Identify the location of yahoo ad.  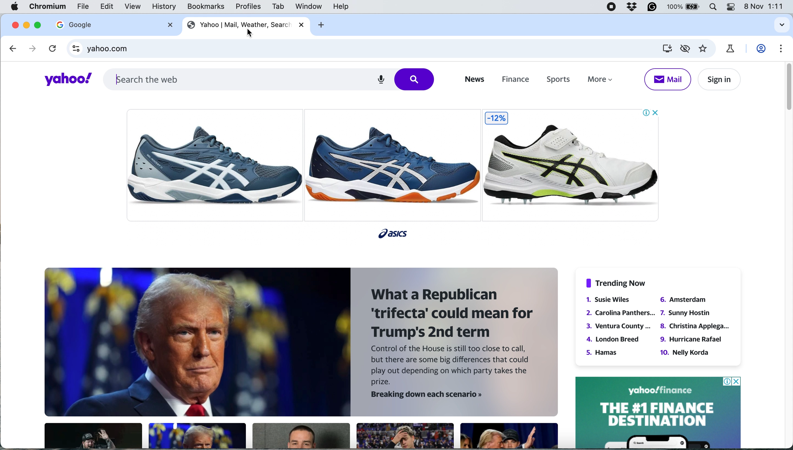
(658, 412).